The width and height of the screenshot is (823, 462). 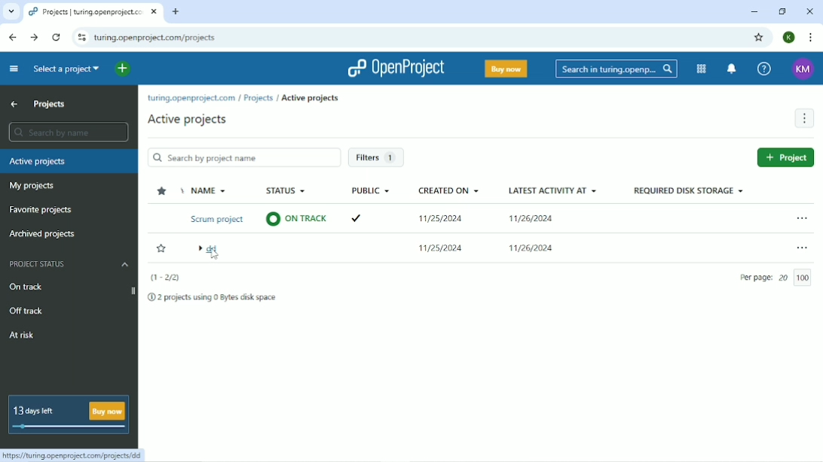 I want to click on projects|turing.openproject.com, so click(x=92, y=11).